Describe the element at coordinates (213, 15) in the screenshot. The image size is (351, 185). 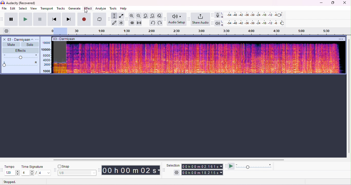
I see `record meter toolbar` at that location.